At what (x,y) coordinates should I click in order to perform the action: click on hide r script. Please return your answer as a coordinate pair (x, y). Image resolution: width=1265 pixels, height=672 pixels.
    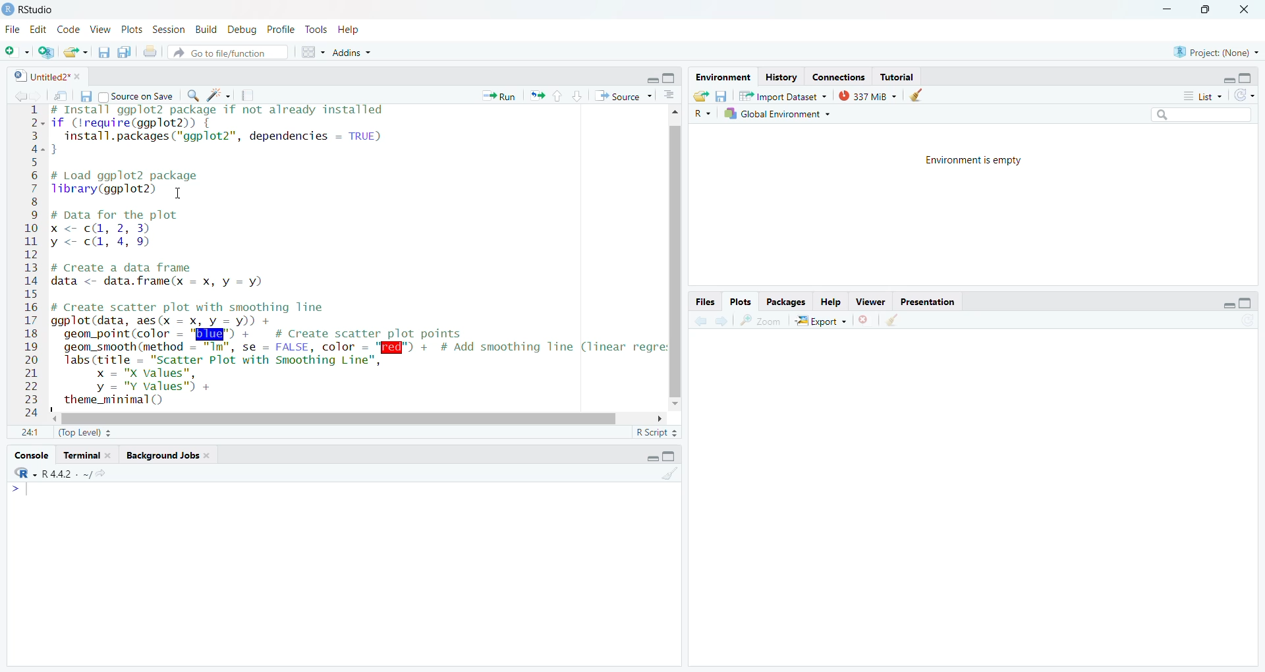
    Looking at the image, I should click on (649, 456).